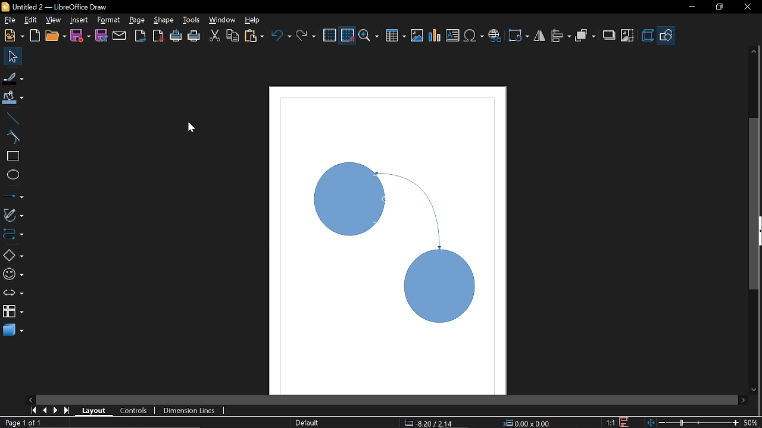  Describe the element at coordinates (370, 35) in the screenshot. I see `Zoom` at that location.